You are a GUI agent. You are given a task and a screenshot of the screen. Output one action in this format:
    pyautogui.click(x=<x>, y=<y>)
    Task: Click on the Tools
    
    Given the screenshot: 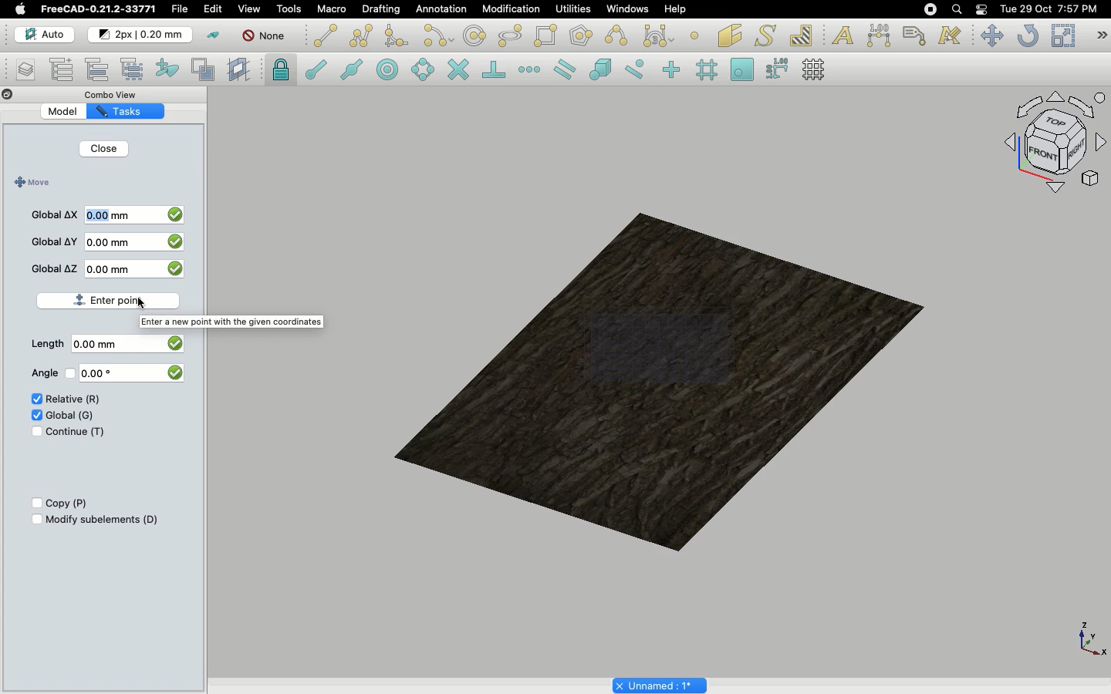 What is the action you would take?
    pyautogui.click(x=289, y=9)
    